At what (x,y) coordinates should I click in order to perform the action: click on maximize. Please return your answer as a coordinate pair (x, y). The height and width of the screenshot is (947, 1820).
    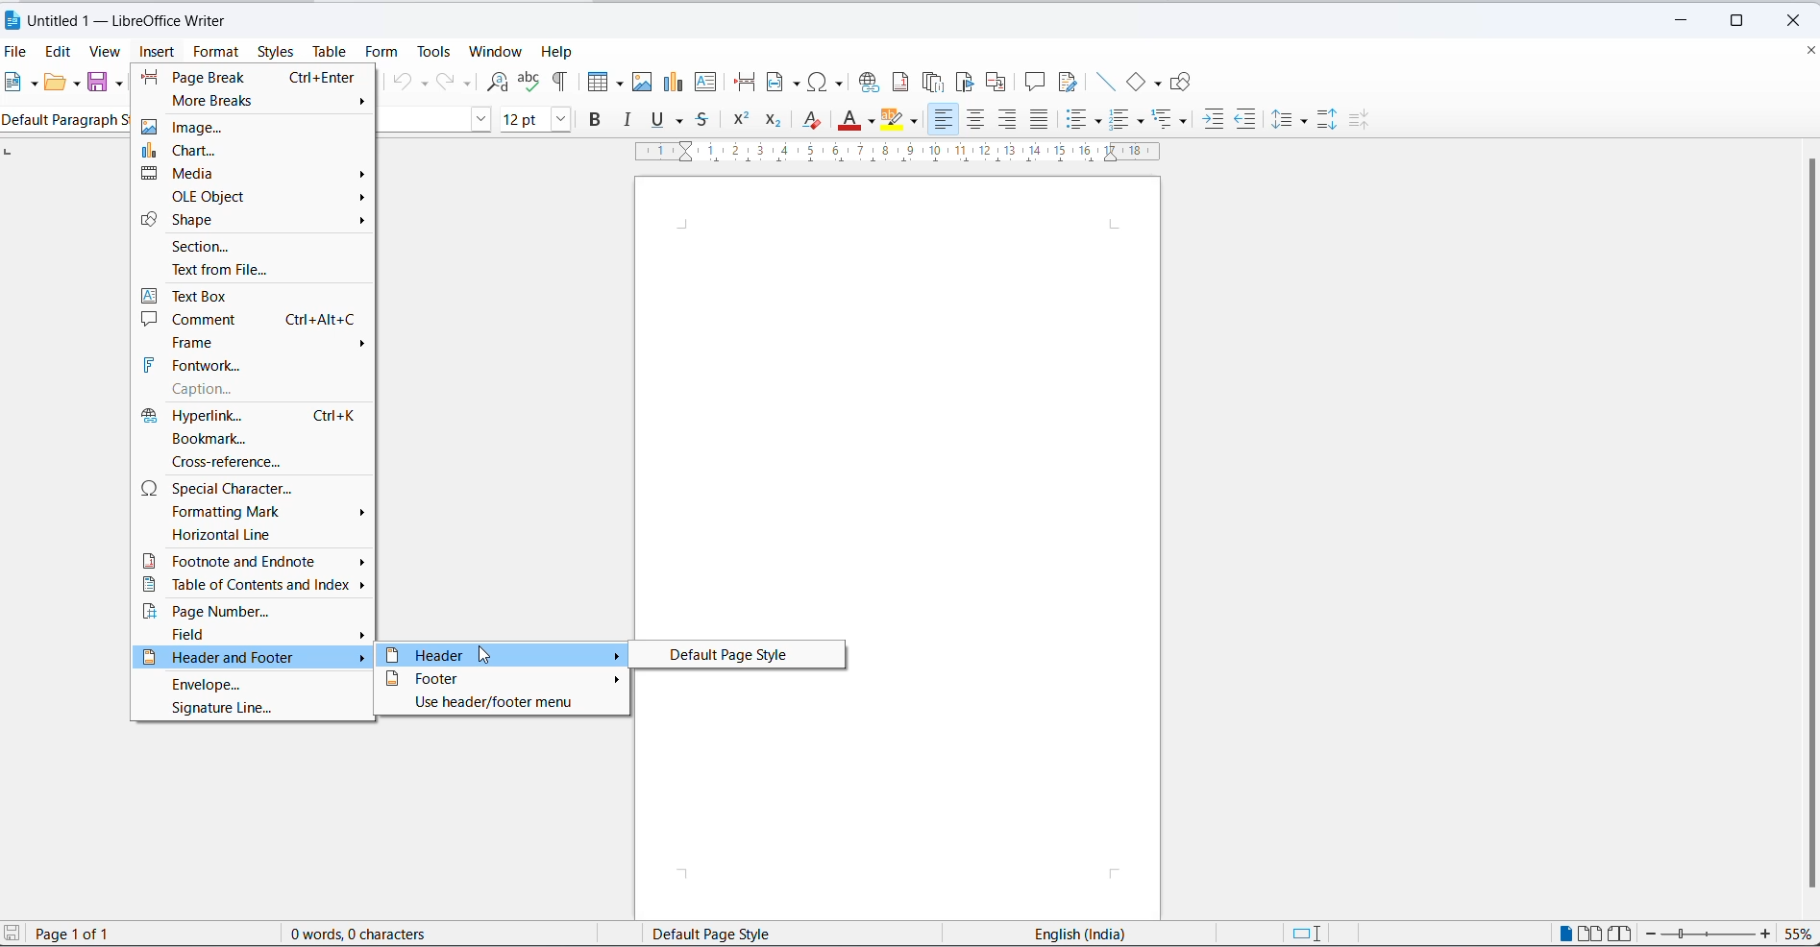
    Looking at the image, I should click on (1744, 16).